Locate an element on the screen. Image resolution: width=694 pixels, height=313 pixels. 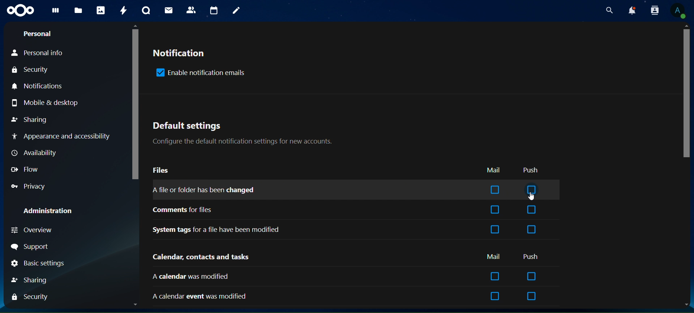
activity is located at coordinates (122, 10).